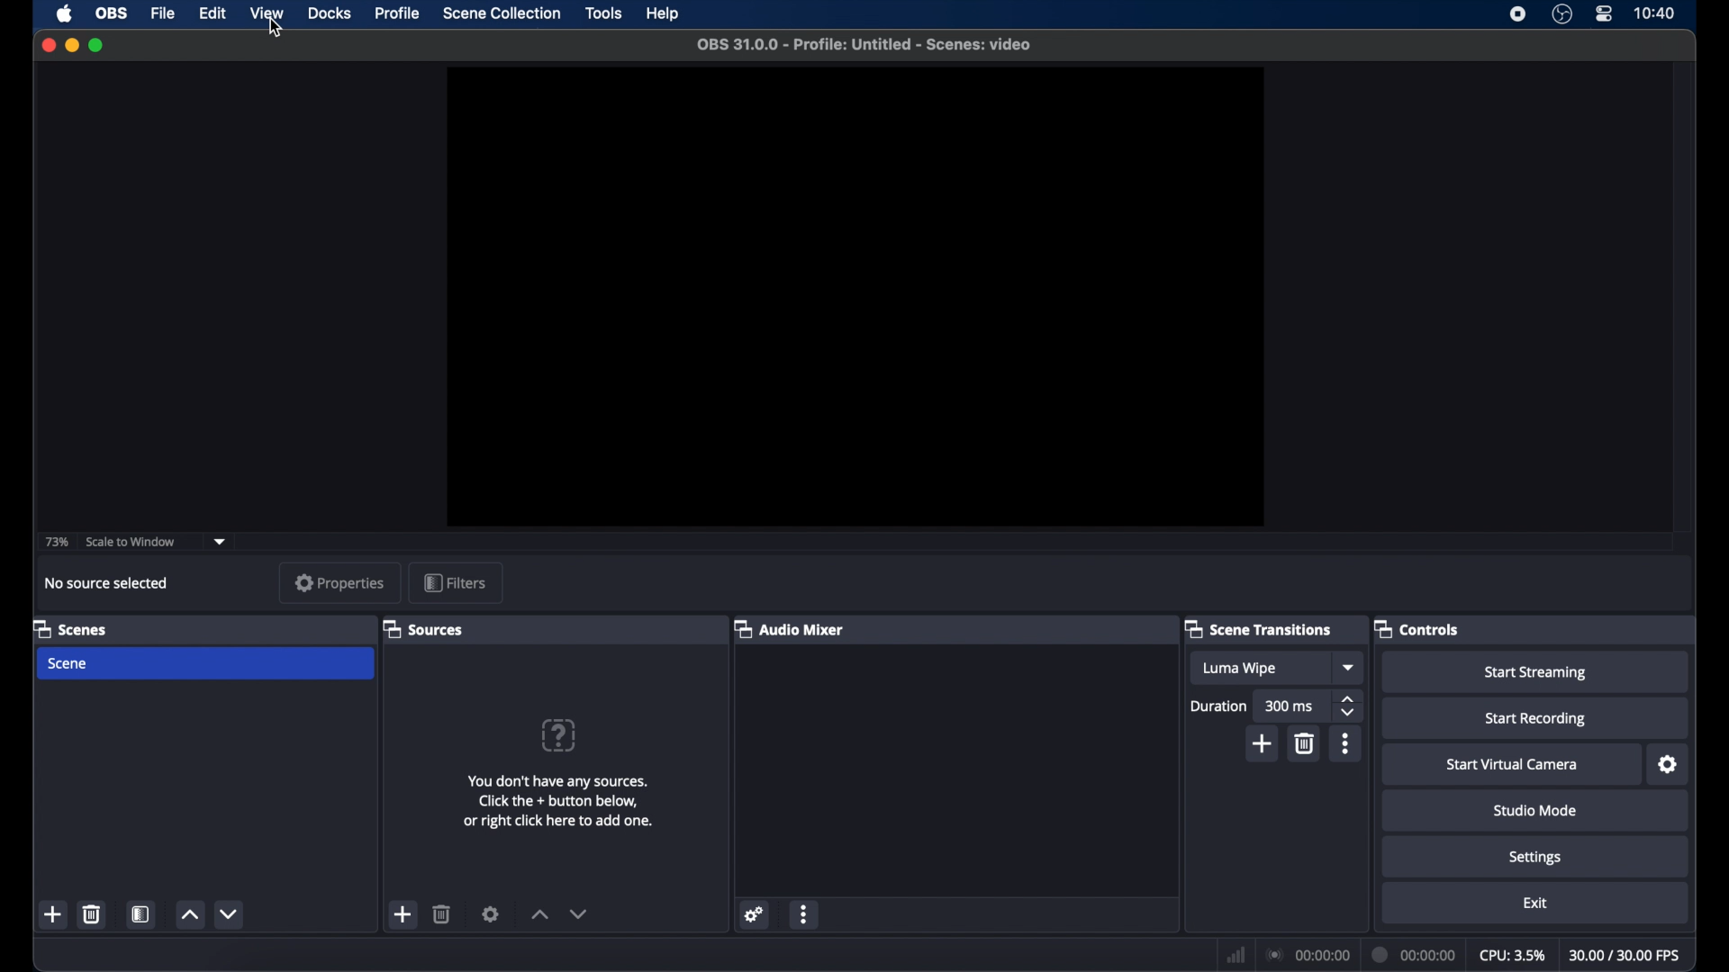 Image resolution: width=1729 pixels, height=972 pixels. Describe the element at coordinates (56, 543) in the screenshot. I see `73%` at that location.